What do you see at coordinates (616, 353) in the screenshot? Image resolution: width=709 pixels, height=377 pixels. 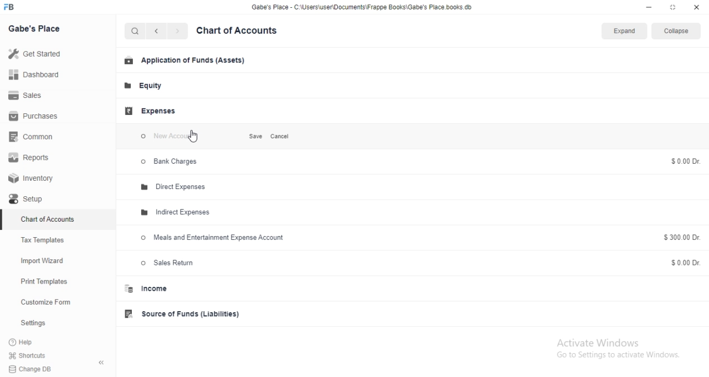 I see `Activate Windows
Go to Settings to activate Windows.` at bounding box center [616, 353].